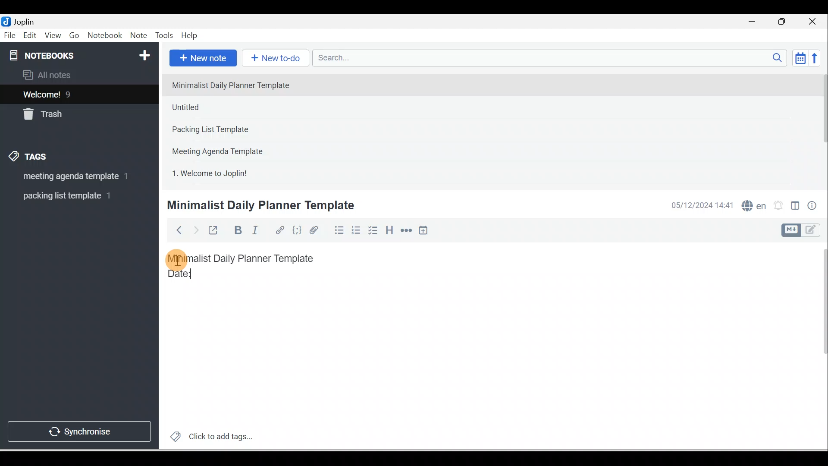  I want to click on Date & time, so click(701, 205).